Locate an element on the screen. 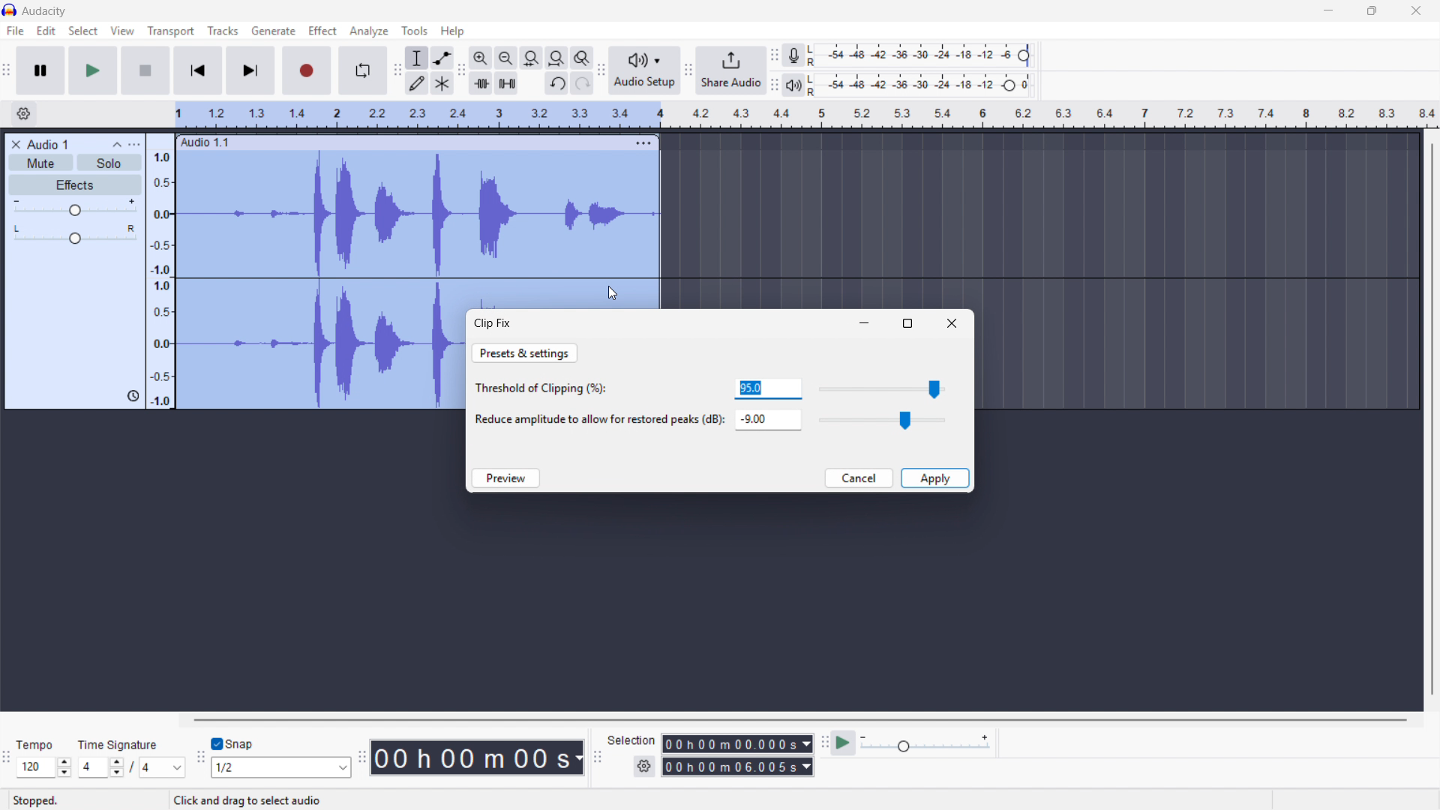  Record  is located at coordinates (307, 70).